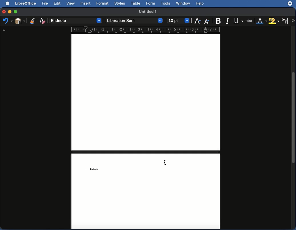 The width and height of the screenshot is (296, 230). Describe the element at coordinates (57, 3) in the screenshot. I see `Edit` at that location.